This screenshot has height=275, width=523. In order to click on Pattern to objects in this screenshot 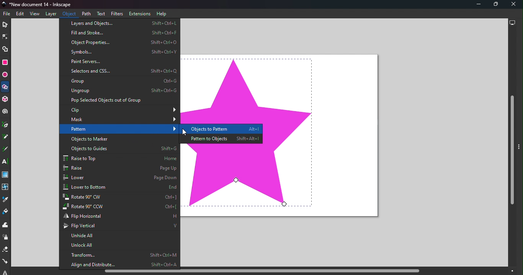, I will do `click(221, 139)`.